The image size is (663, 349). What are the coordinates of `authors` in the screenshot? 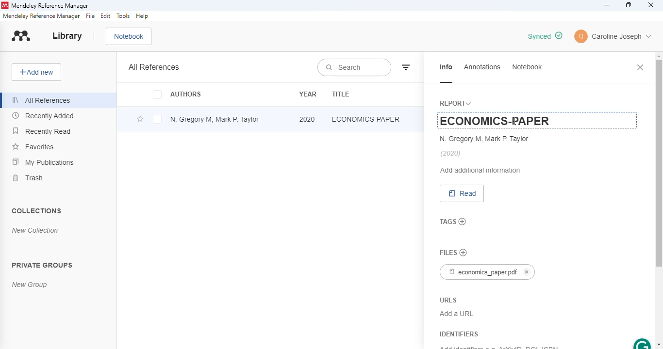 It's located at (176, 94).